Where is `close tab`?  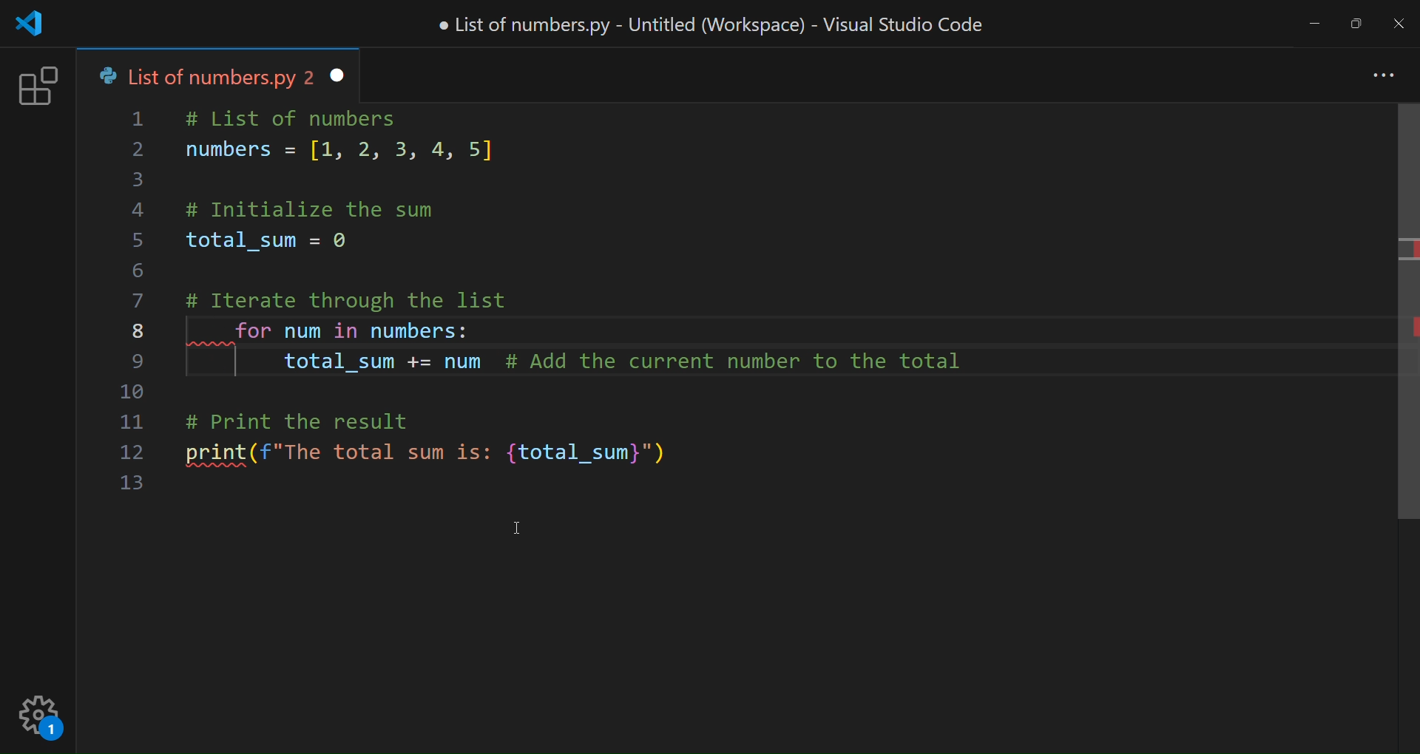 close tab is located at coordinates (335, 75).